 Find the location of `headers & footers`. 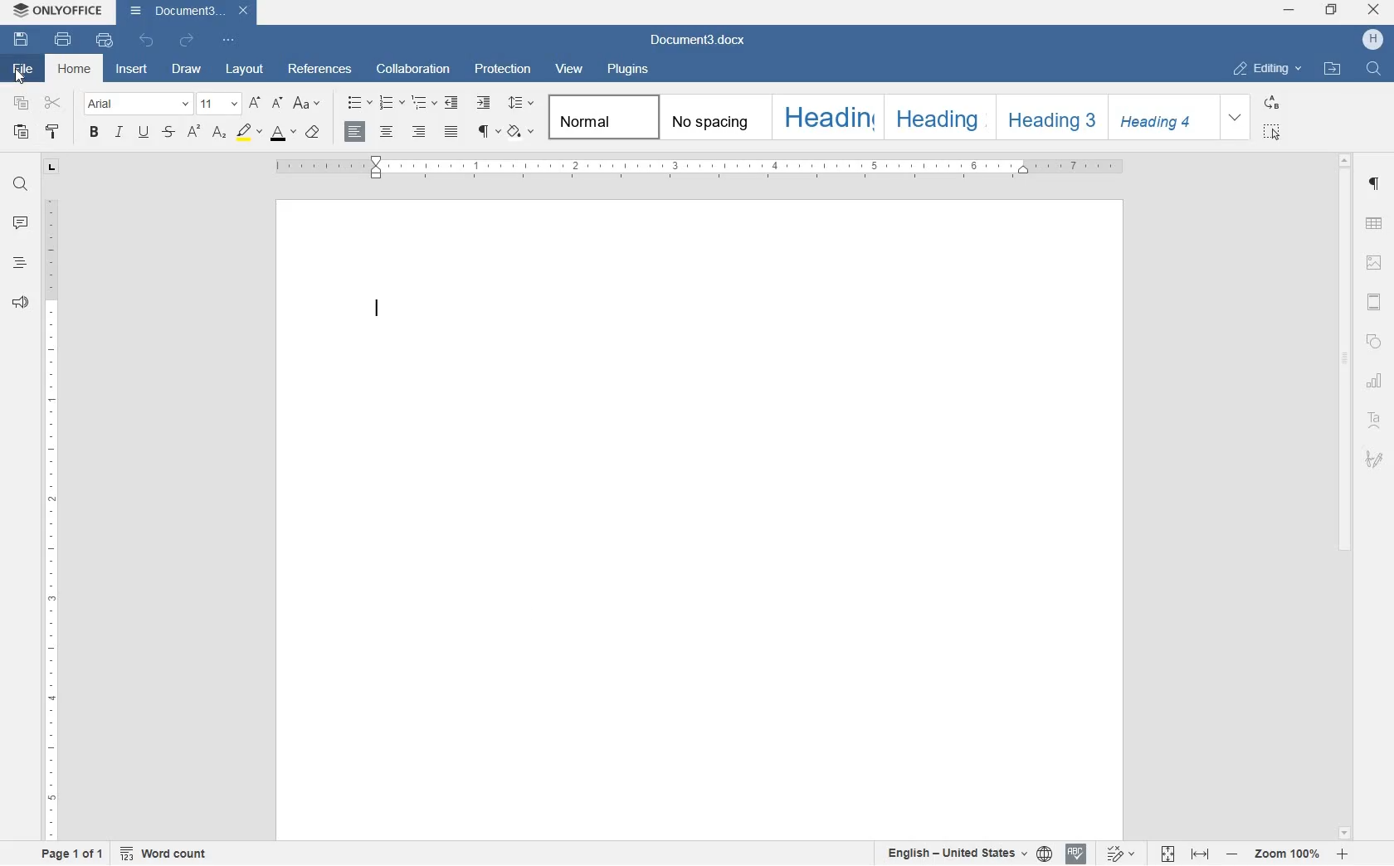

headers & footers is located at coordinates (1375, 301).